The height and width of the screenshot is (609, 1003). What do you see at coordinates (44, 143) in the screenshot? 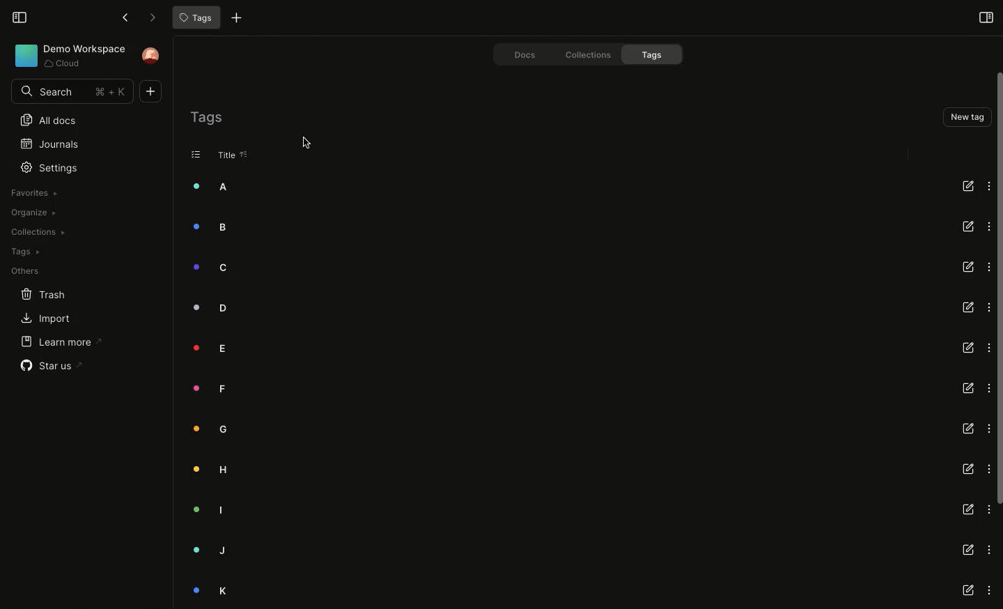
I see `Journals` at bounding box center [44, 143].